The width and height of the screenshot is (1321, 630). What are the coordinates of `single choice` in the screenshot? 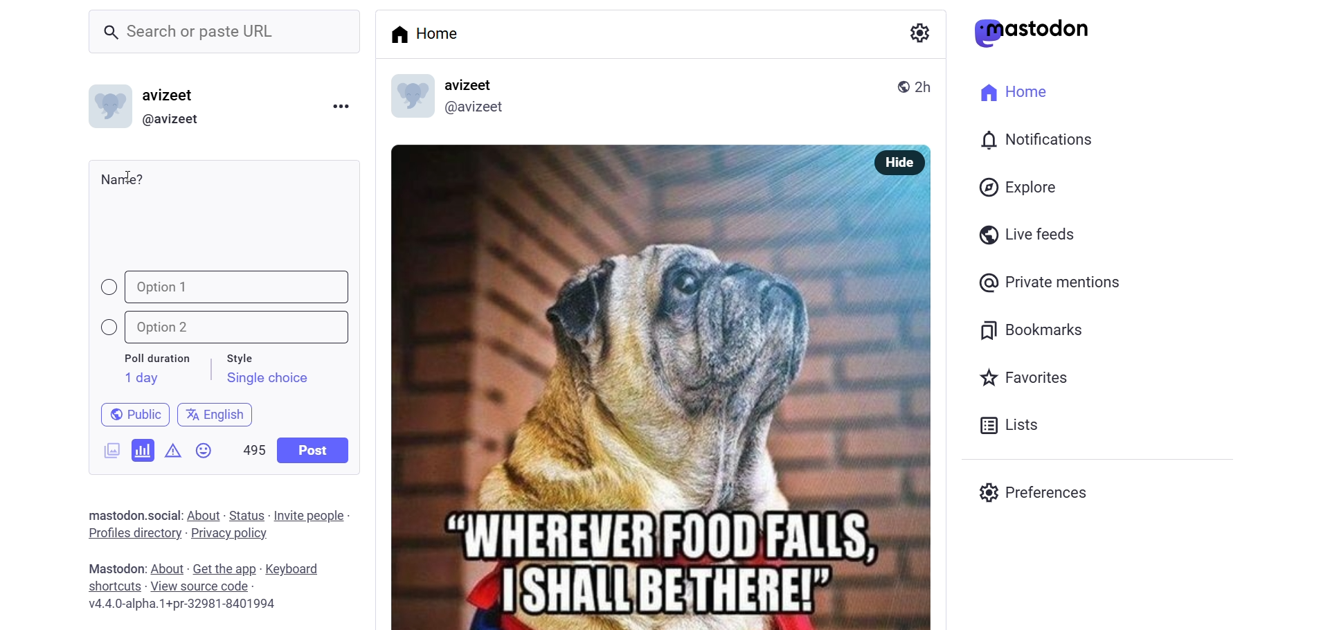 It's located at (267, 380).